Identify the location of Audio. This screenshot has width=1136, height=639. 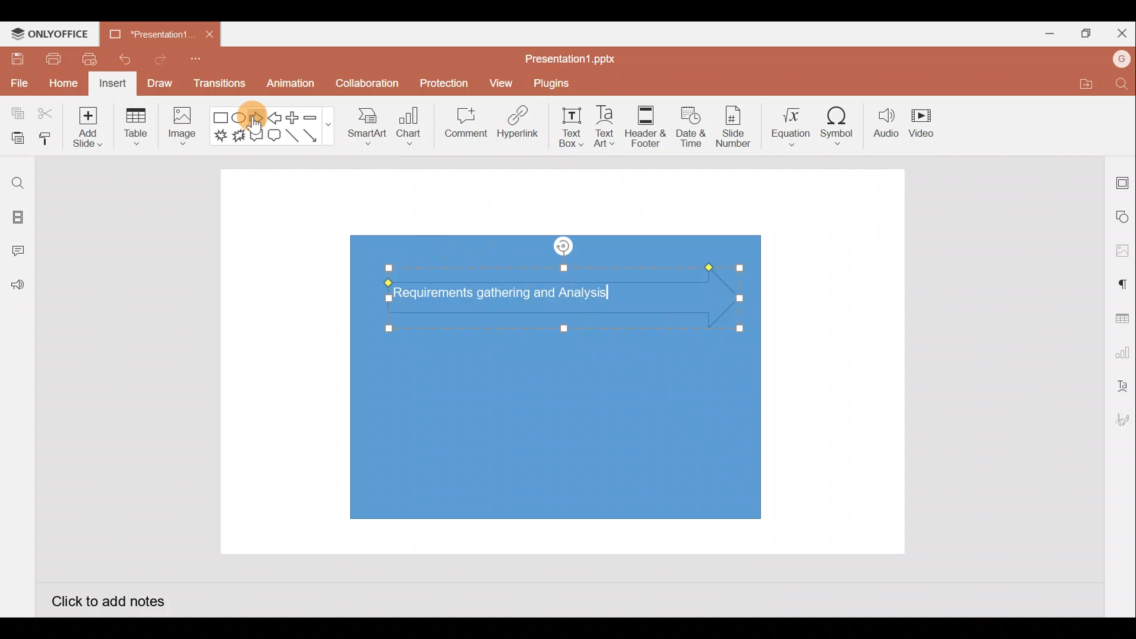
(886, 123).